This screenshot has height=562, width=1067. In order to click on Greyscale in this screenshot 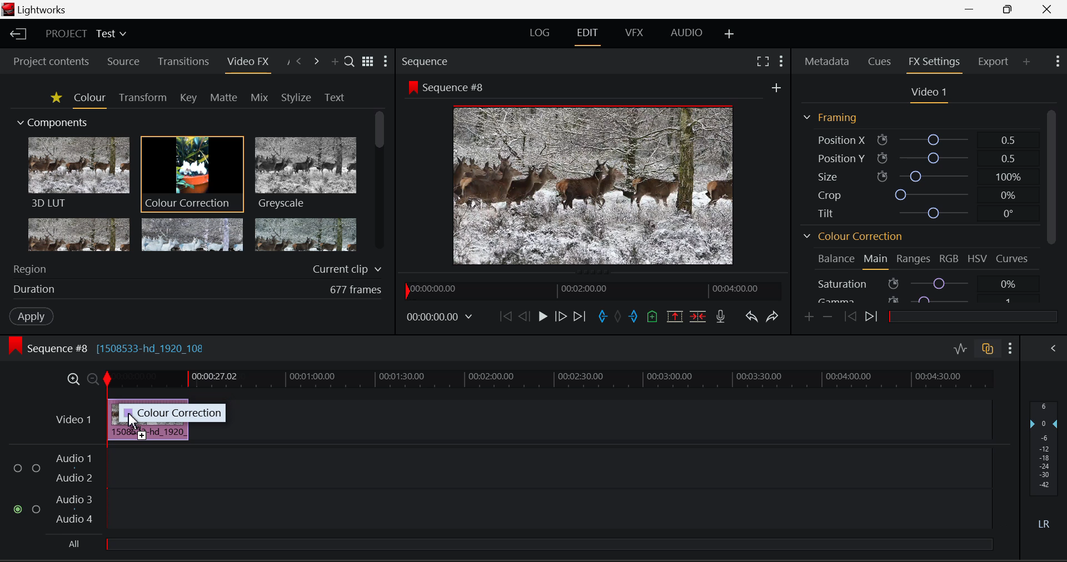, I will do `click(304, 174)`.